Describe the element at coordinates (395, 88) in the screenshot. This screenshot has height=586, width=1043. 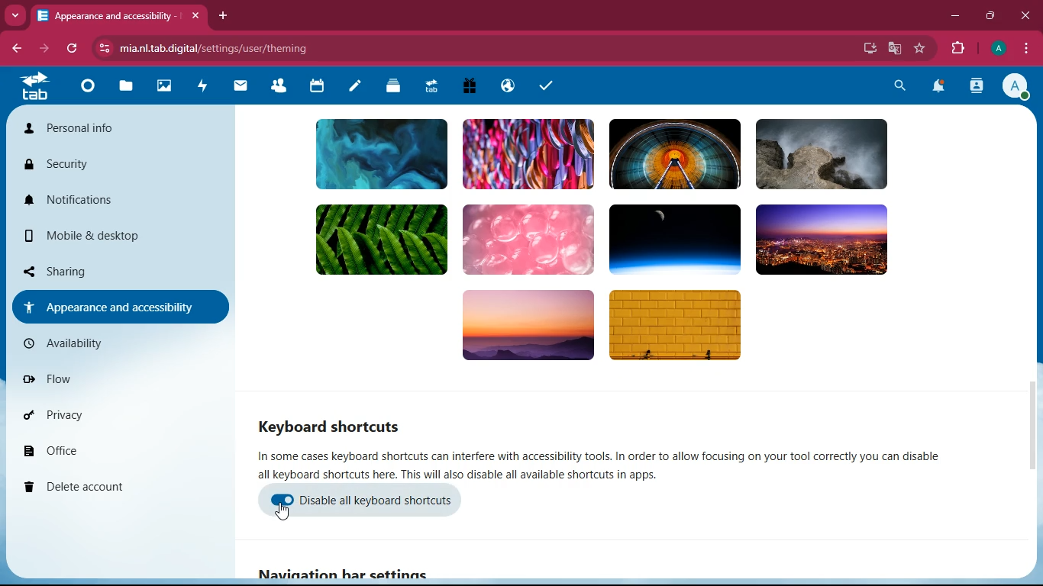
I see `layers` at that location.